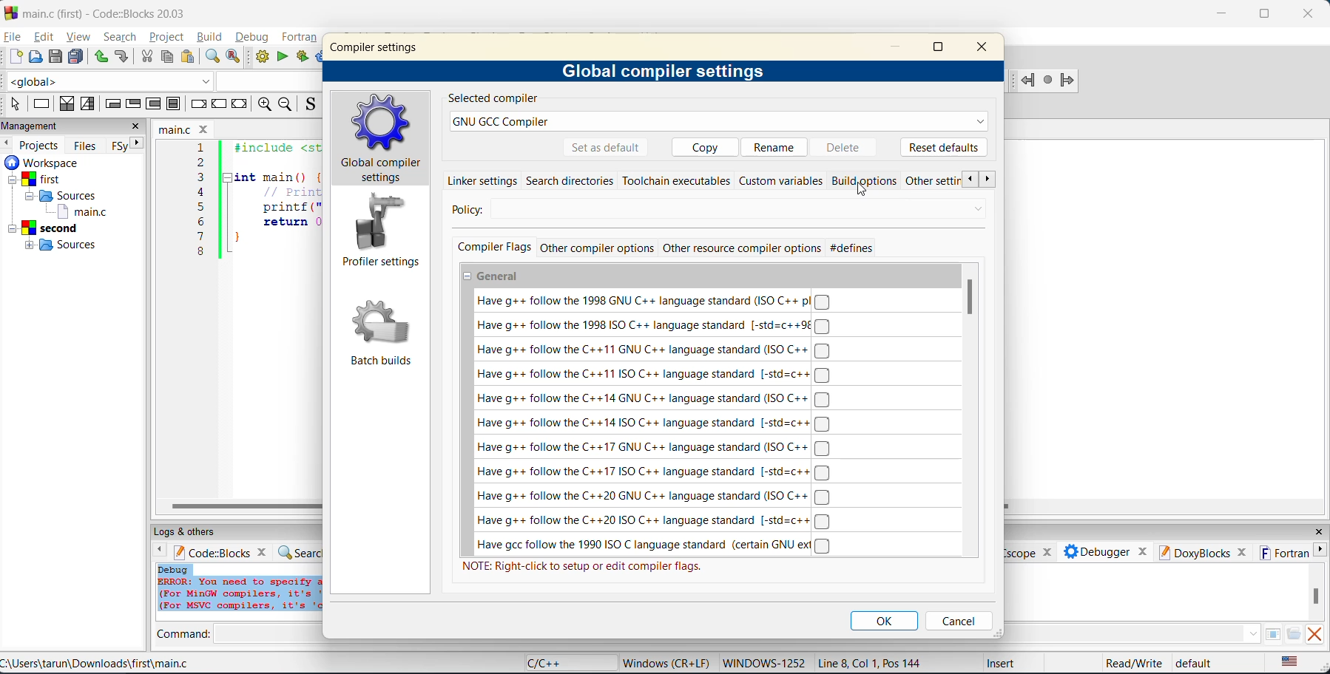 The image size is (1330, 674). I want to click on save everything, so click(78, 57).